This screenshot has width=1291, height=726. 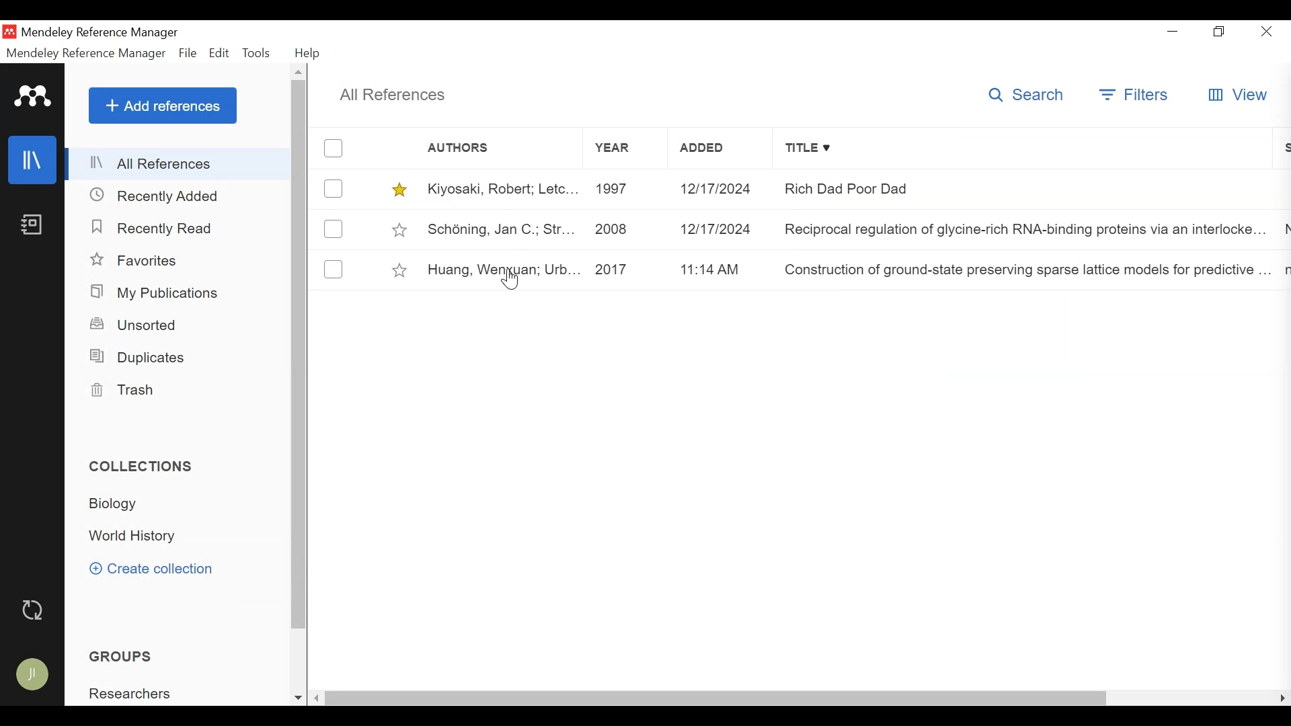 I want to click on Mendeley Reference Manager, so click(x=103, y=34).